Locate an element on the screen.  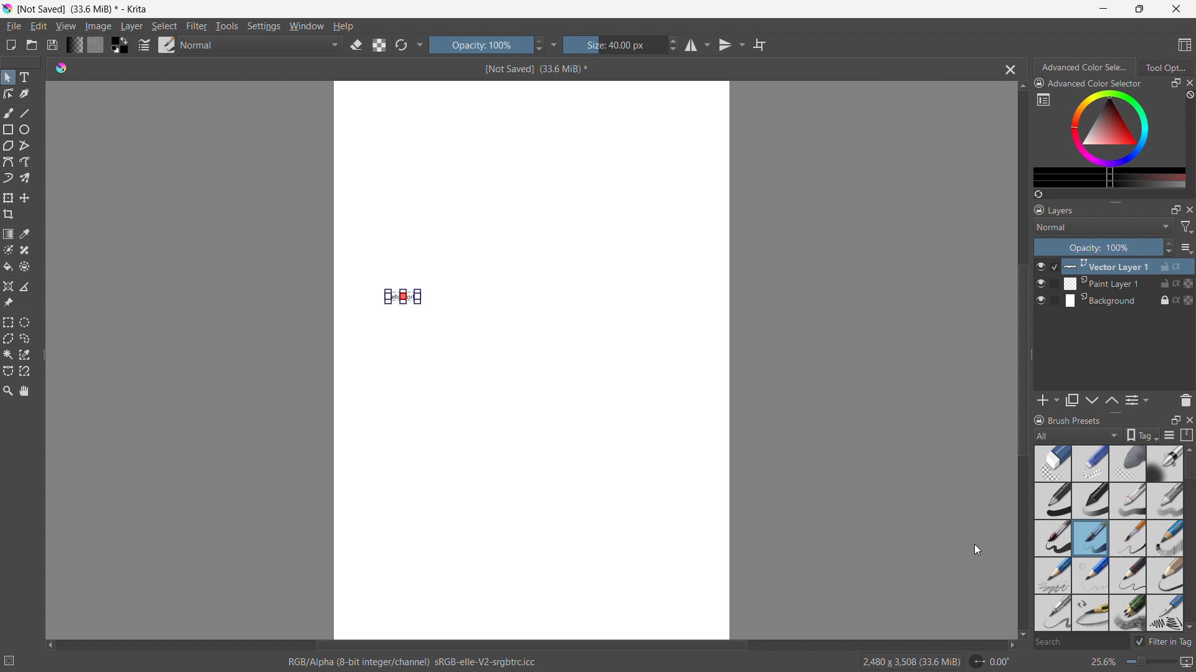
layers is located at coordinates (1054, 209).